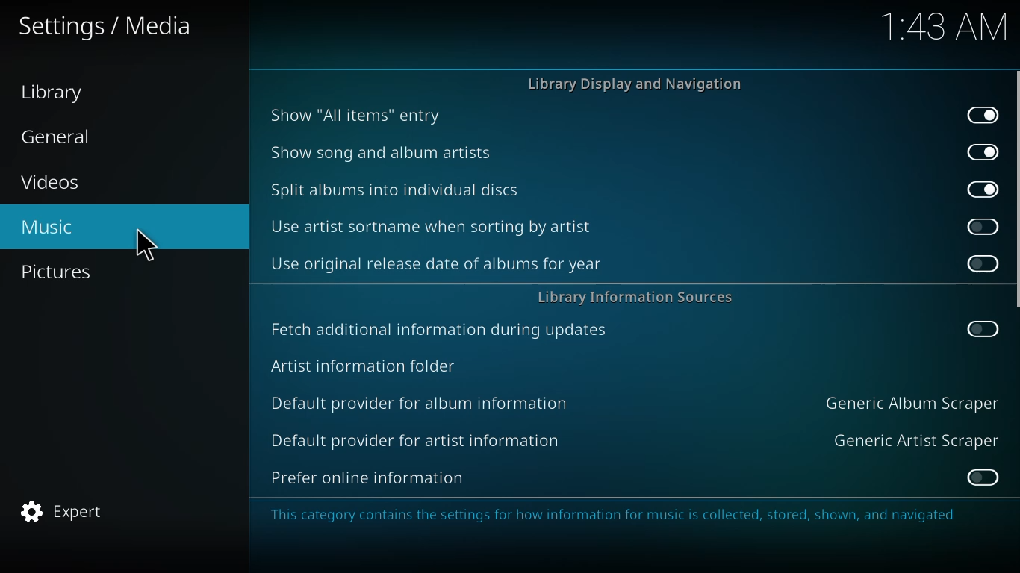  What do you see at coordinates (355, 113) in the screenshot?
I see `show all items` at bounding box center [355, 113].